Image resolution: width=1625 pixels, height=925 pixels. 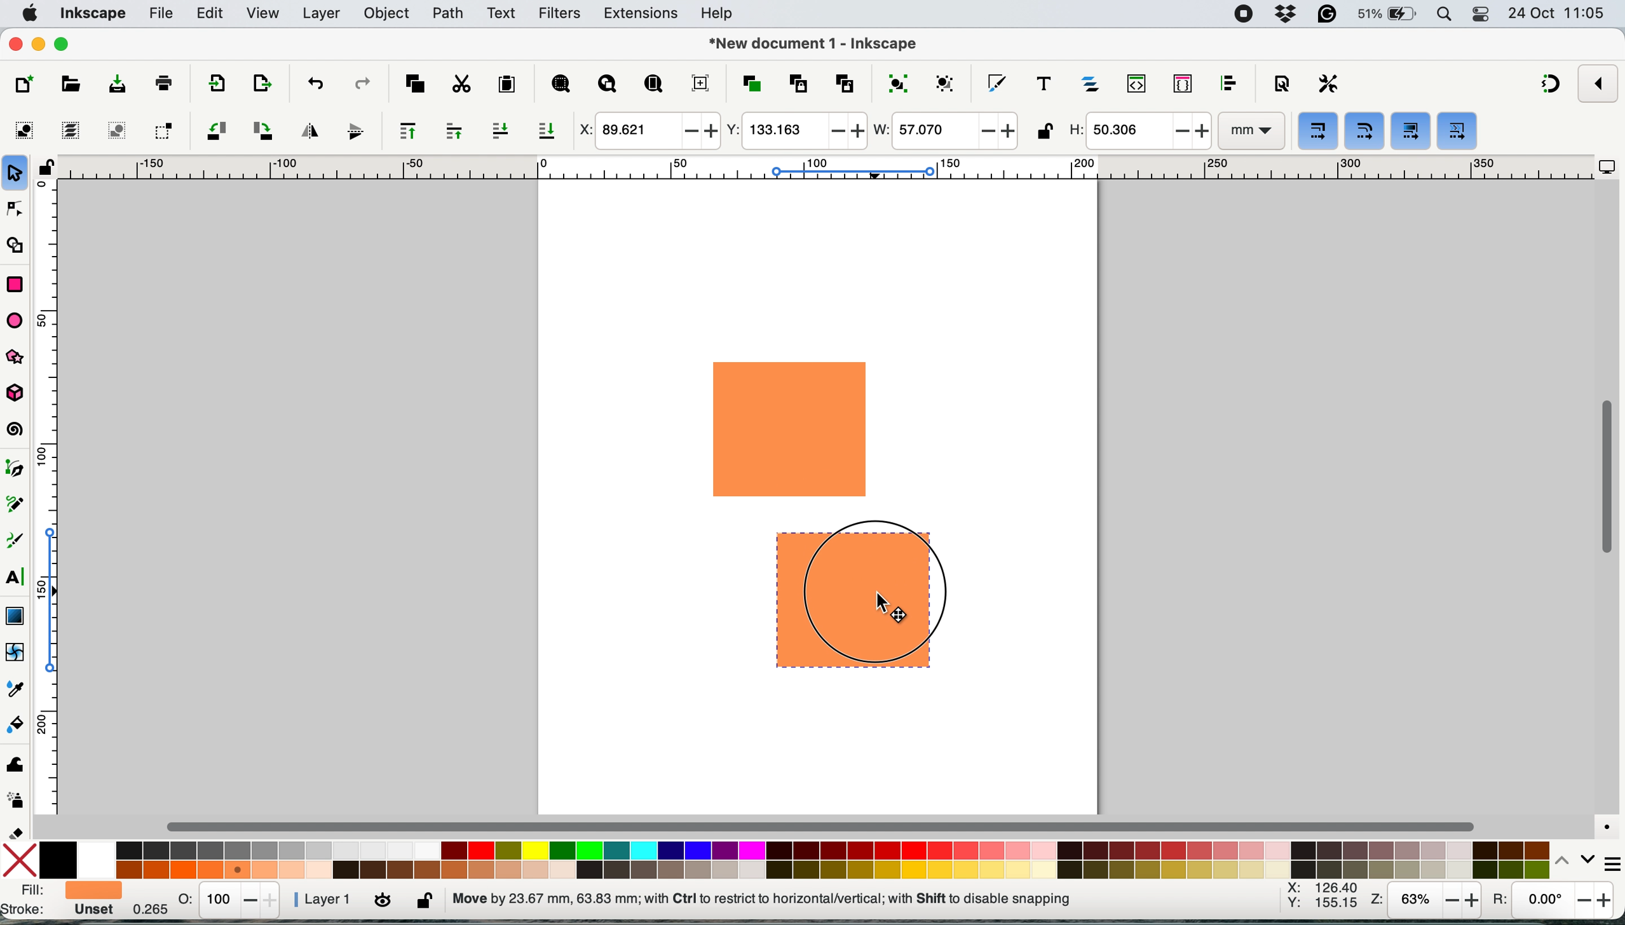 What do you see at coordinates (1249, 132) in the screenshot?
I see `mm` at bounding box center [1249, 132].